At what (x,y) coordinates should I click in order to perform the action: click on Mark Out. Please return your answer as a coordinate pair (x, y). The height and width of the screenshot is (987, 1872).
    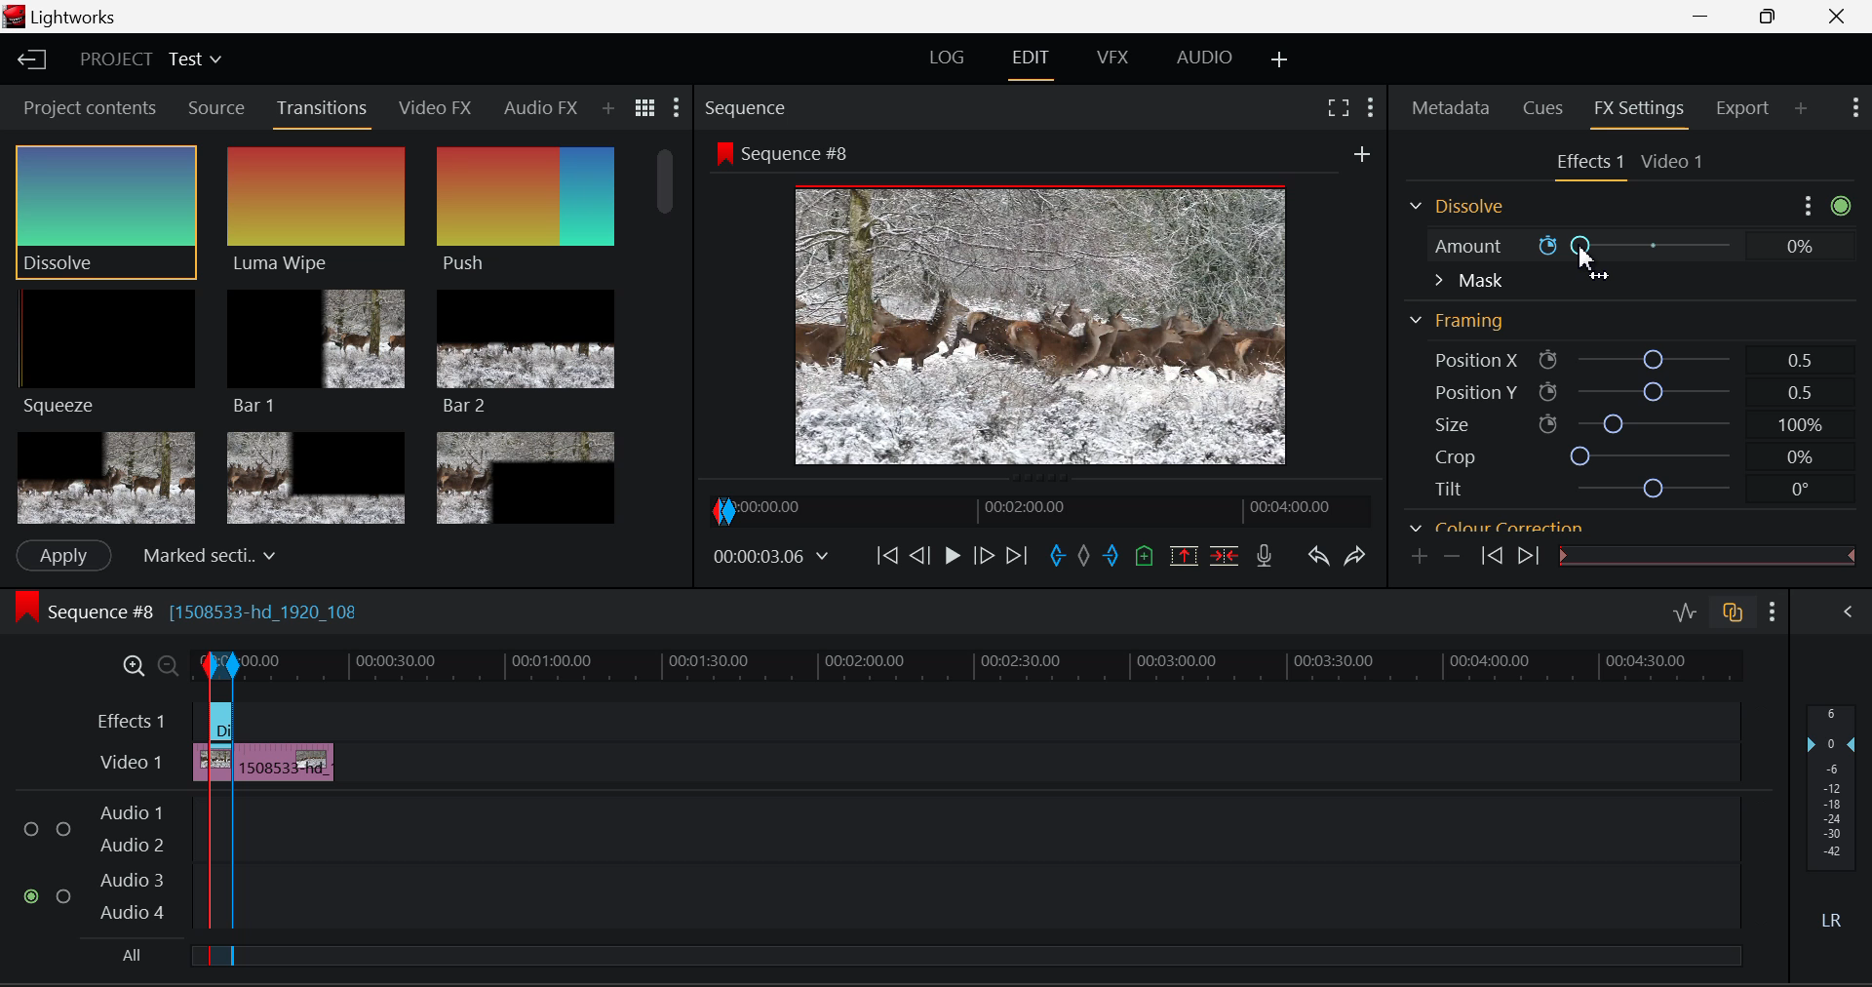
    Looking at the image, I should click on (1111, 559).